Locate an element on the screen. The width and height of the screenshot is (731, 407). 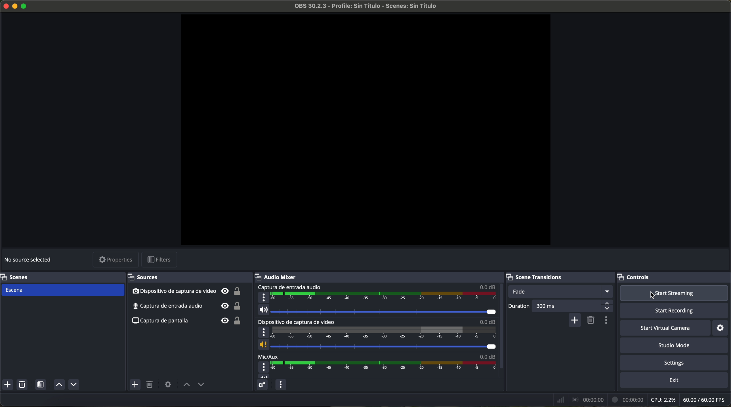
minimize OBS Studio is located at coordinates (16, 5).